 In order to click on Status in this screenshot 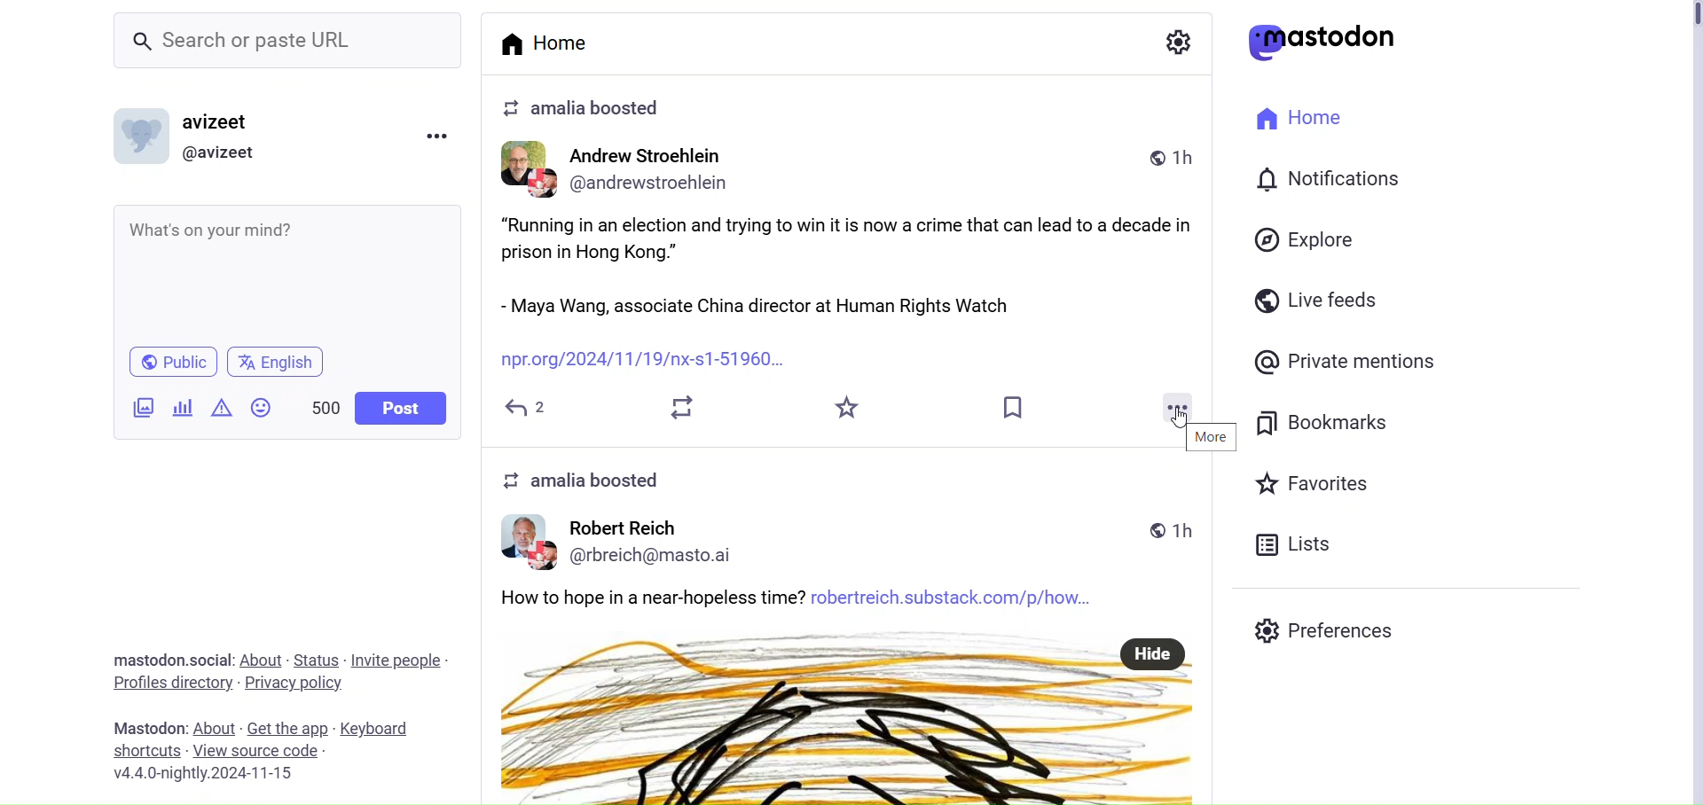, I will do `click(316, 658)`.